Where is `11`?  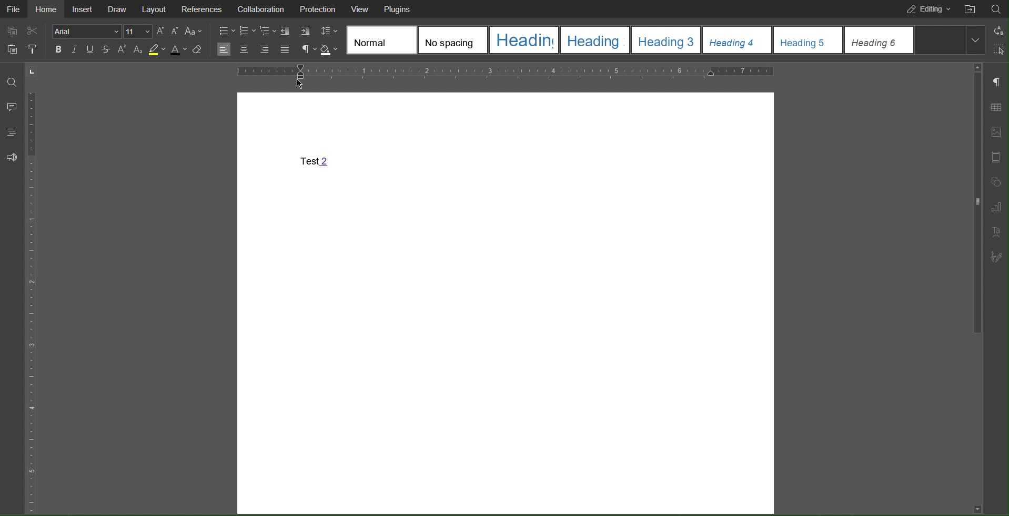
11 is located at coordinates (137, 30).